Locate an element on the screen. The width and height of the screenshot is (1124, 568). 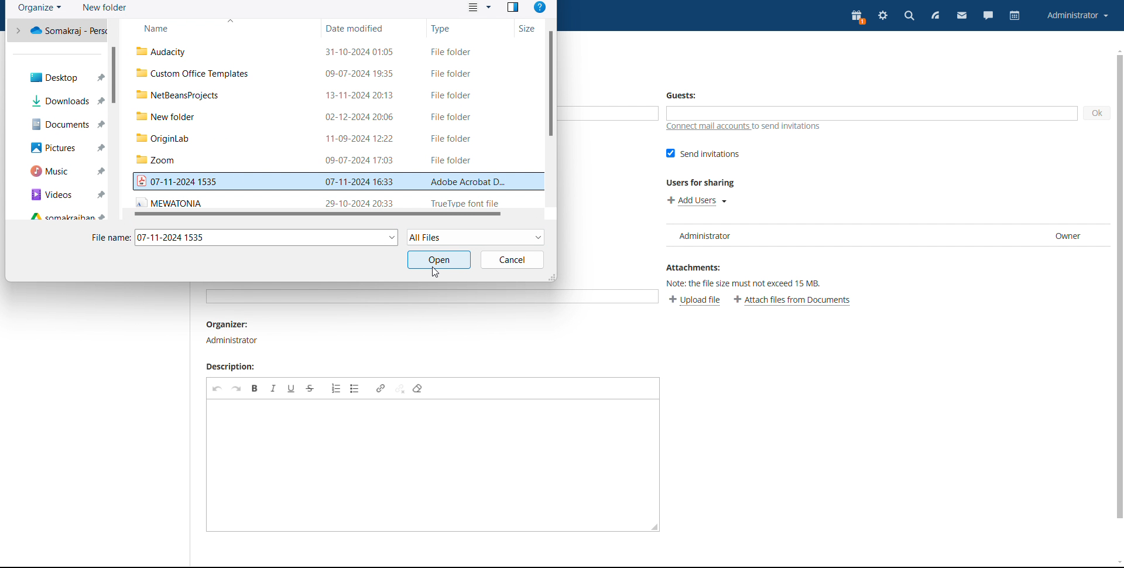
connect mail accounts is located at coordinates (754, 126).